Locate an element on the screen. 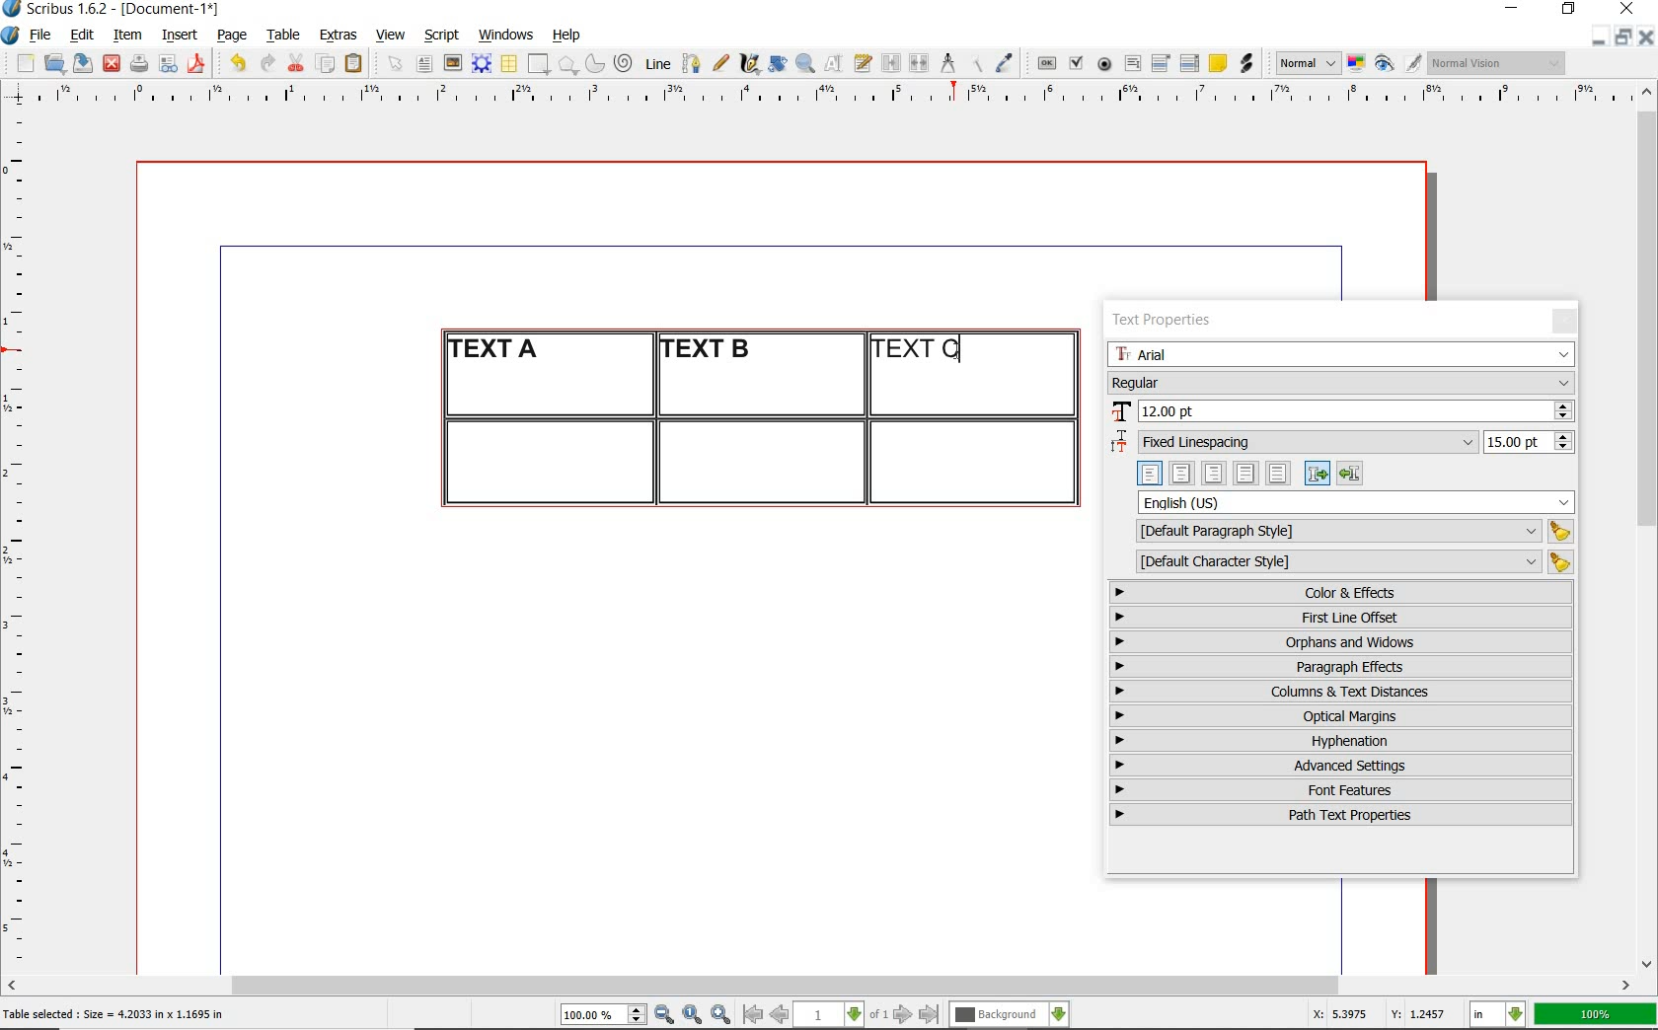 This screenshot has width=1658, height=1030. default character style is located at coordinates (1348, 562).